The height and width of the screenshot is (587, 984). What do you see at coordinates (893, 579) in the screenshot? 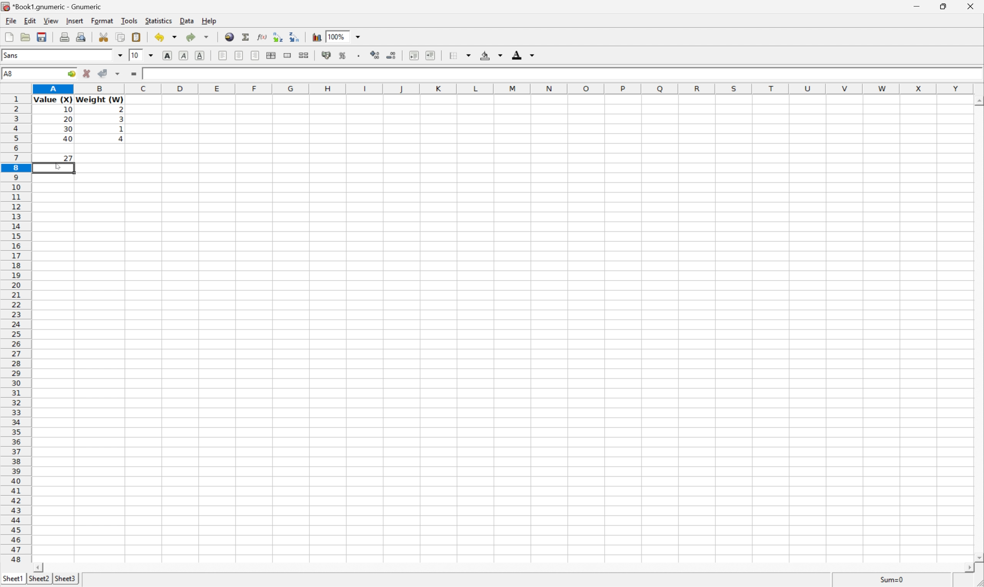
I see `Sum = 0` at bounding box center [893, 579].